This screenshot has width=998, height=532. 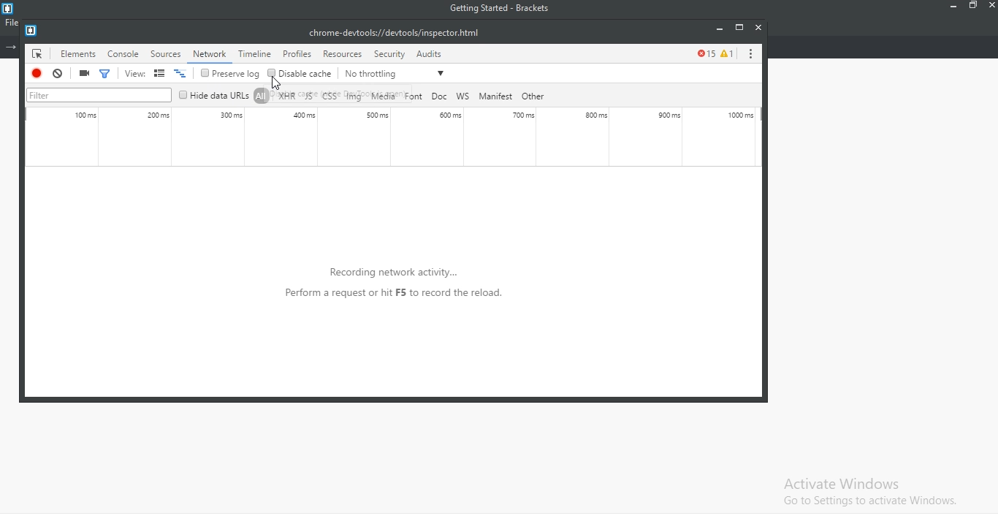 What do you see at coordinates (123, 53) in the screenshot?
I see `console` at bounding box center [123, 53].